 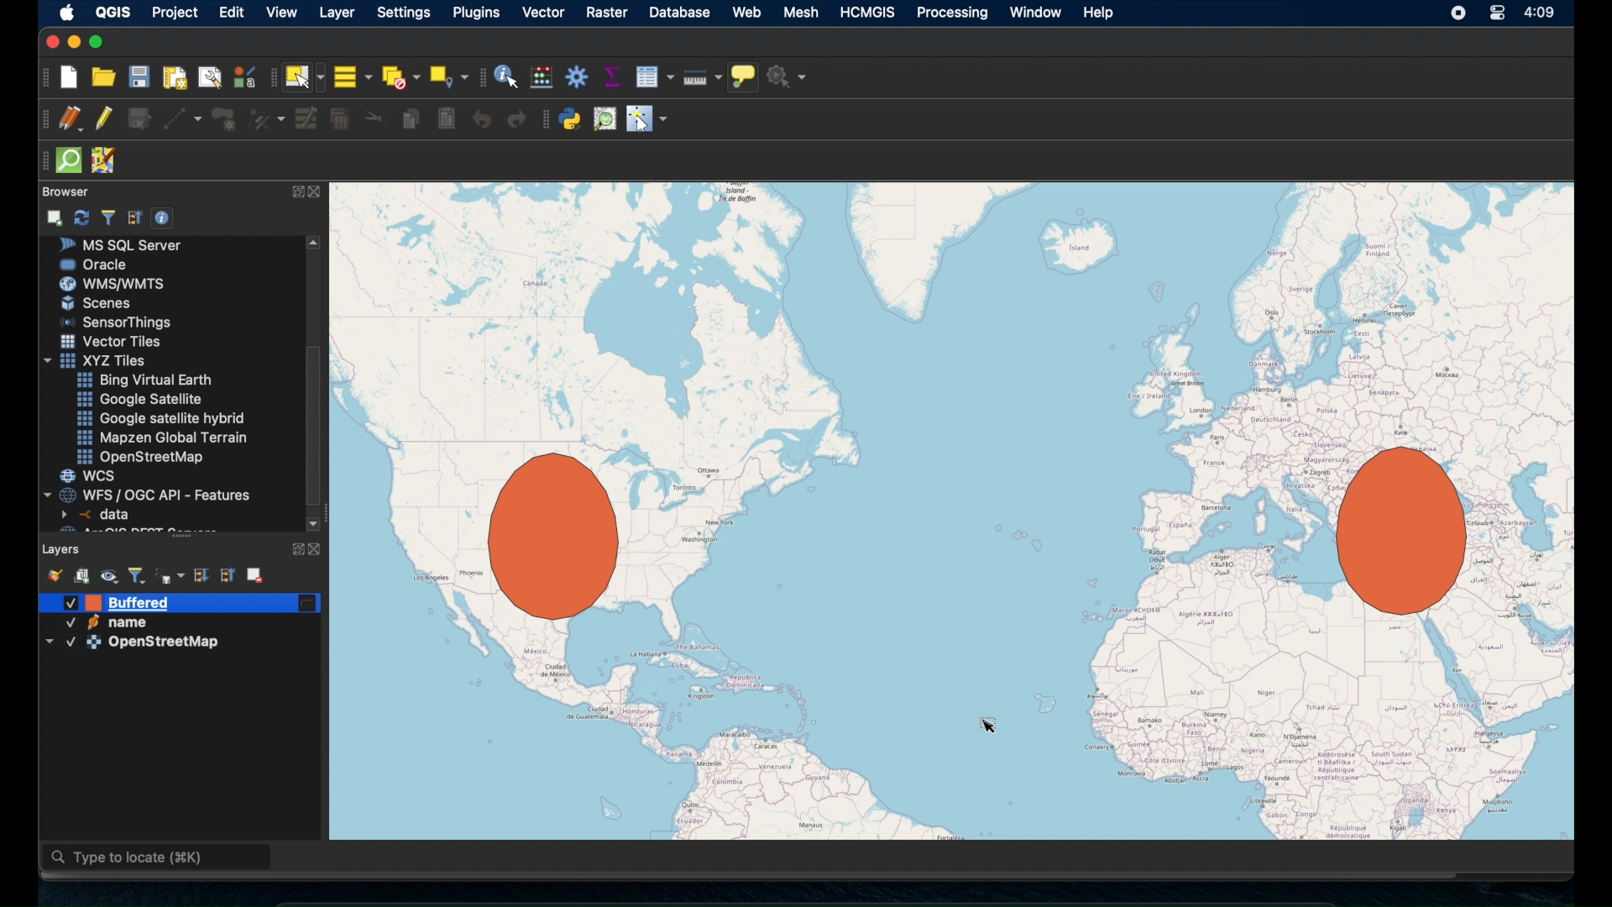 I want to click on identify features, so click(x=506, y=76).